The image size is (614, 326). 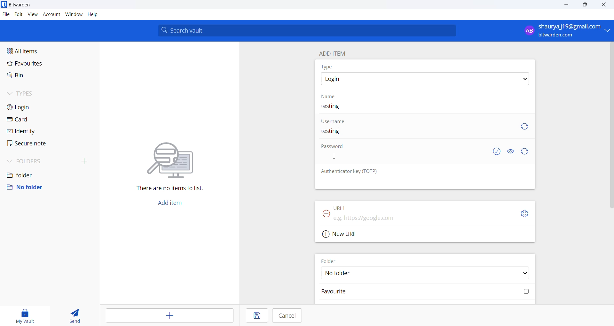 I want to click on no folder, so click(x=47, y=187).